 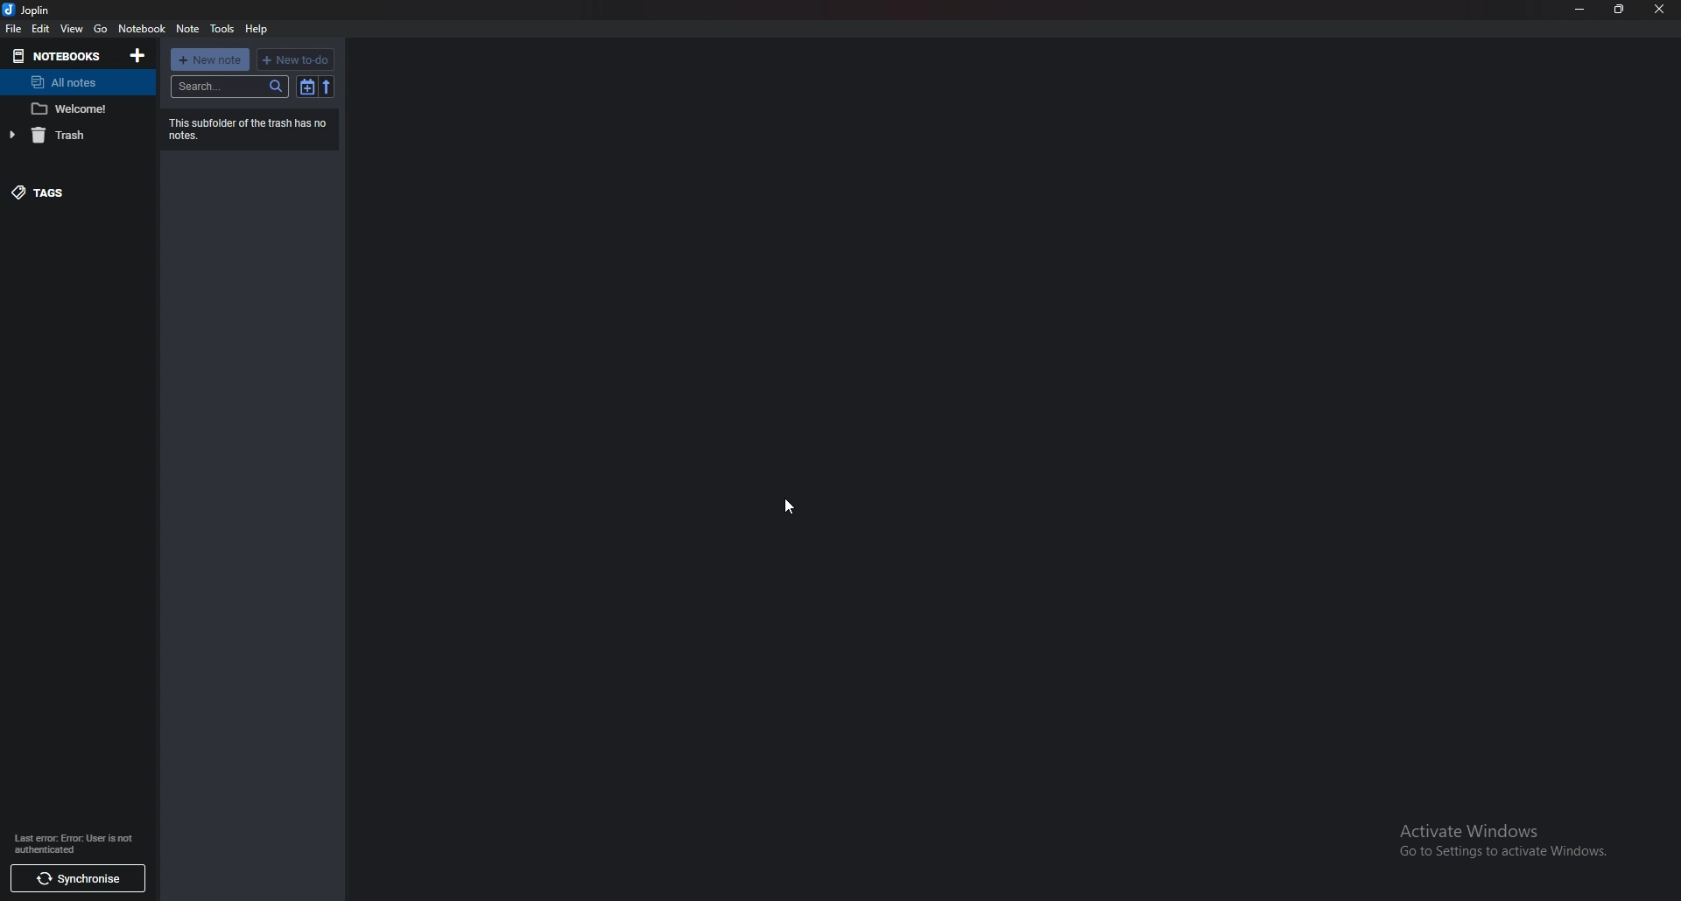 I want to click on info, so click(x=74, y=842).